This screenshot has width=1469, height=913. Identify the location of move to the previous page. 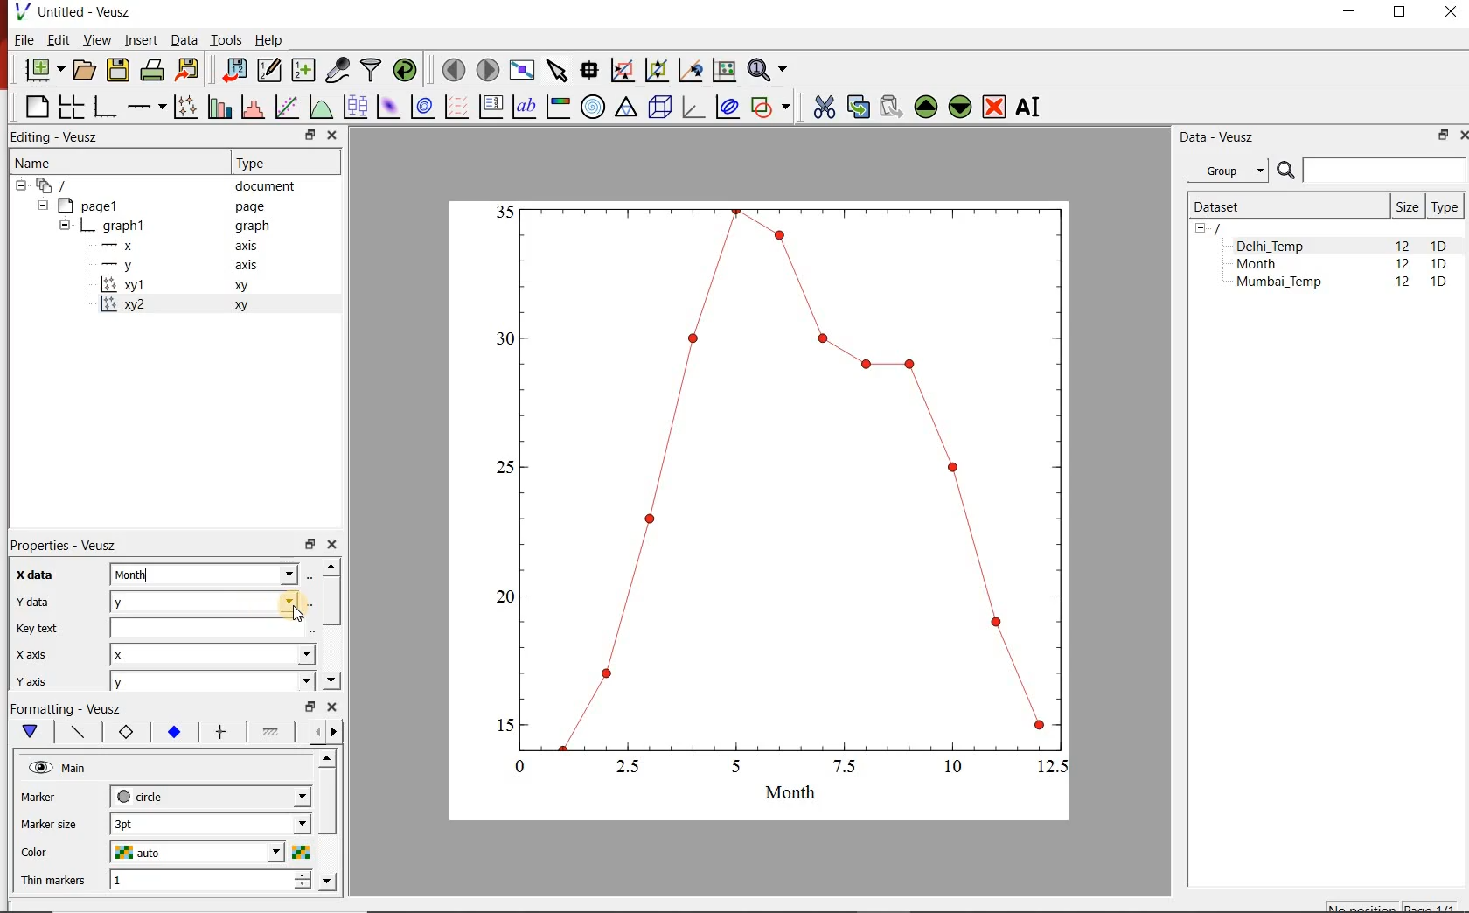
(453, 69).